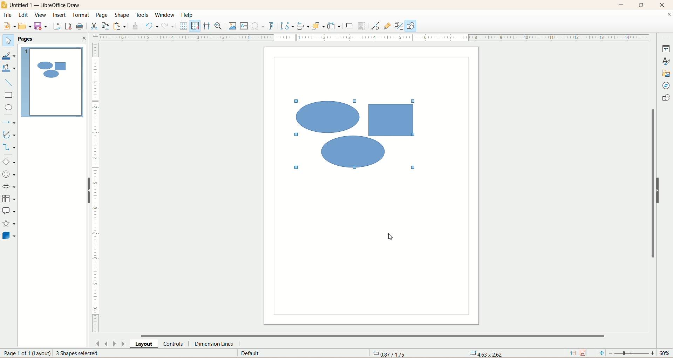  I want to click on ungrouped, so click(356, 135).